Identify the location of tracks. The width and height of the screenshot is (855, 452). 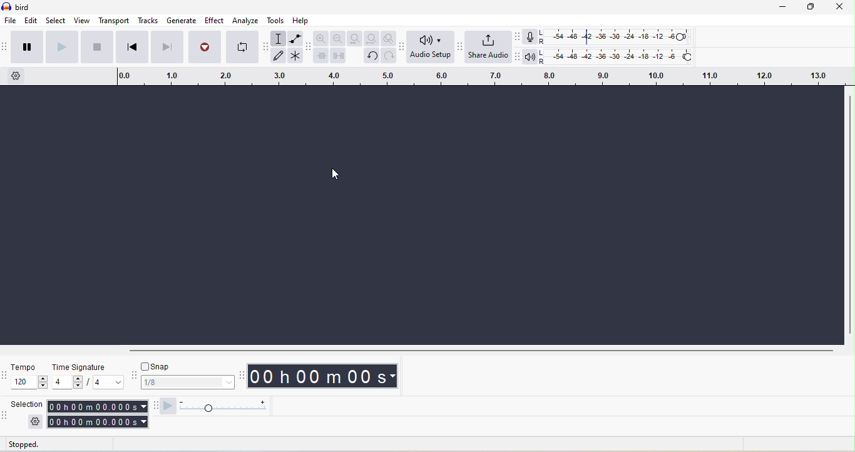
(148, 21).